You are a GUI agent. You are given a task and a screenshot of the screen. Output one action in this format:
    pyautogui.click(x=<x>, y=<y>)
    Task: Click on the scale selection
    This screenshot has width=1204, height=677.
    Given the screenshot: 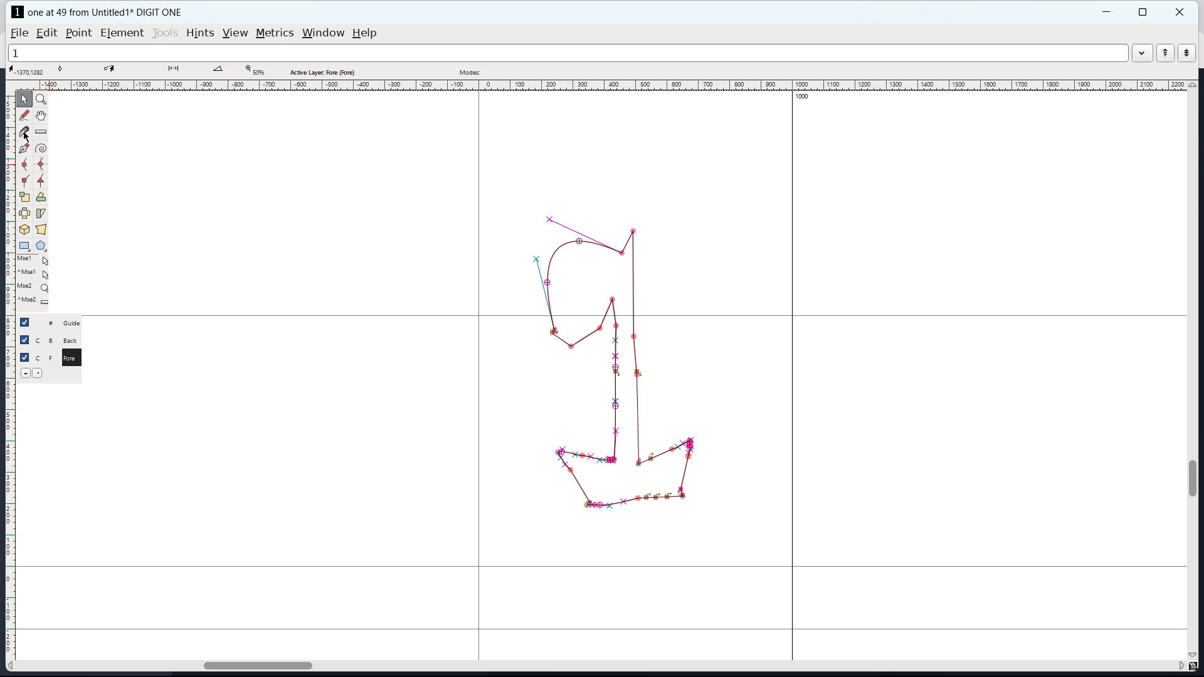 What is the action you would take?
    pyautogui.click(x=24, y=197)
    